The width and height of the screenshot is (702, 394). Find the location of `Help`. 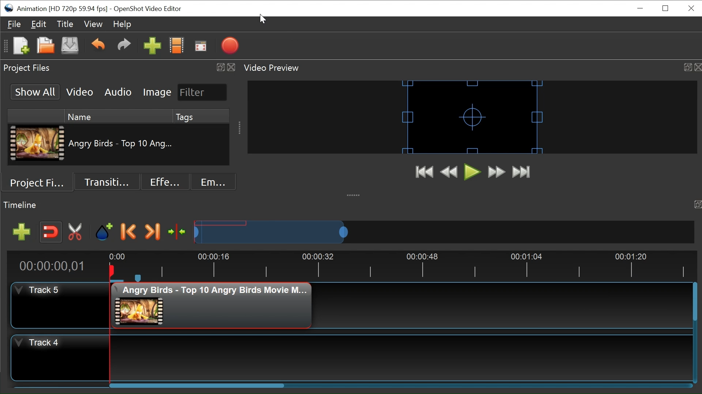

Help is located at coordinates (124, 25).